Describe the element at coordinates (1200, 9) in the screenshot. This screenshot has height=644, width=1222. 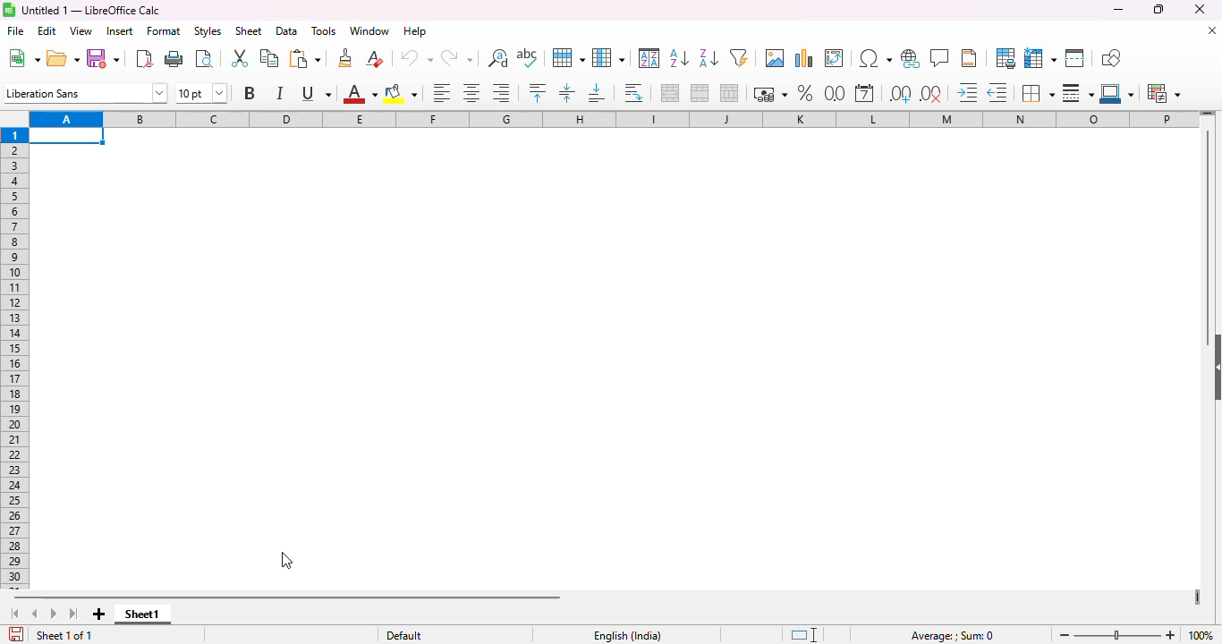
I see `close` at that location.